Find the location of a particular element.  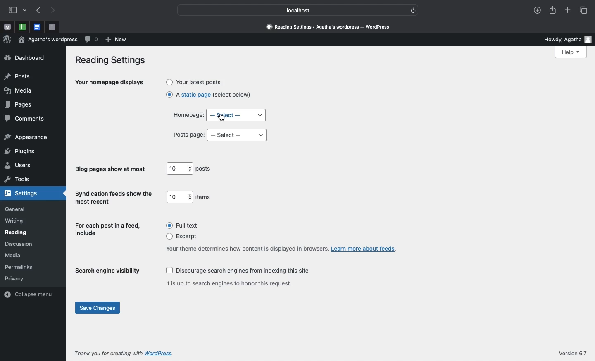

Localhost is located at coordinates (292, 10).